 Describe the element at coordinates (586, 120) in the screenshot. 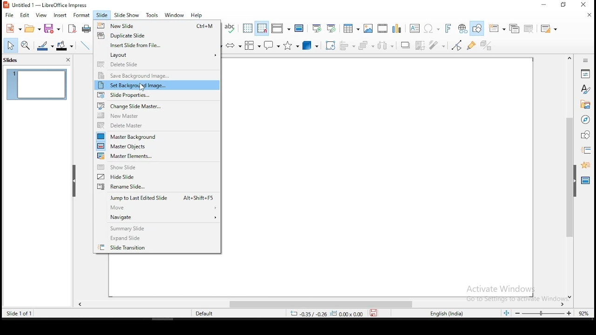

I see `navigator` at that location.